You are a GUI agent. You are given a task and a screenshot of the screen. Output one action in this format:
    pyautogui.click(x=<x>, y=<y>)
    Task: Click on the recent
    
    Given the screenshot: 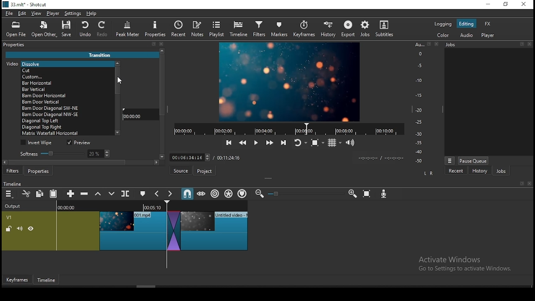 What is the action you would take?
    pyautogui.click(x=456, y=171)
    